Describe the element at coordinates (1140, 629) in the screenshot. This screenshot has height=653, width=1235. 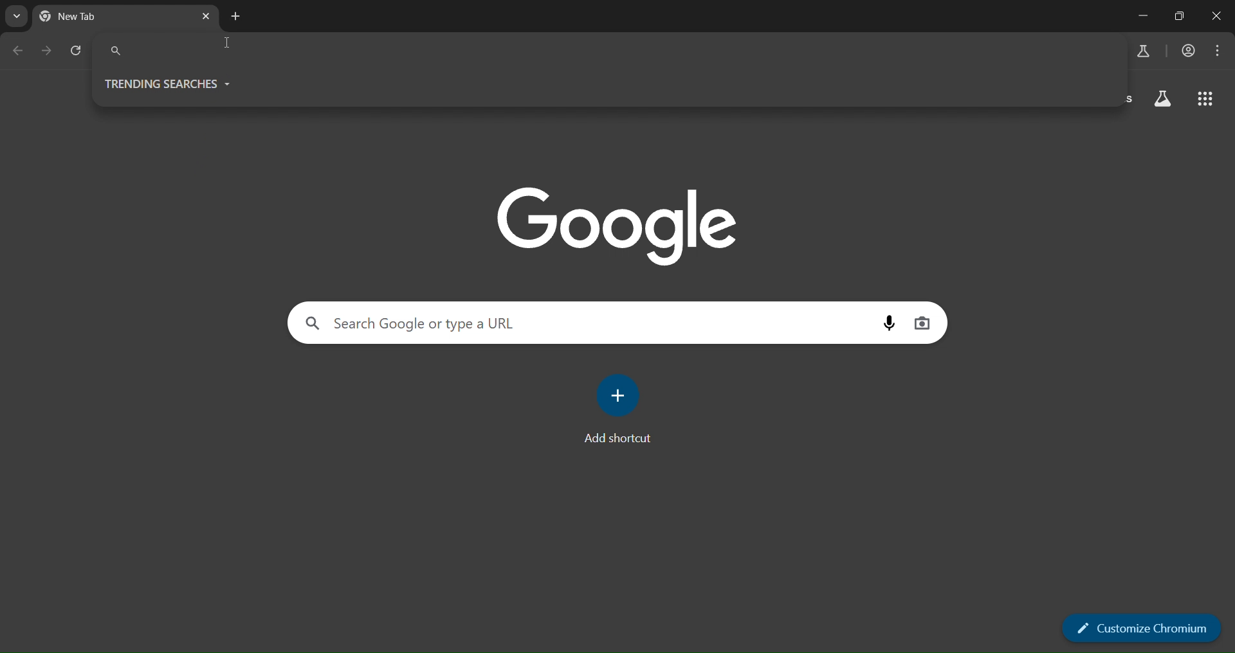
I see `customize chromium` at that location.